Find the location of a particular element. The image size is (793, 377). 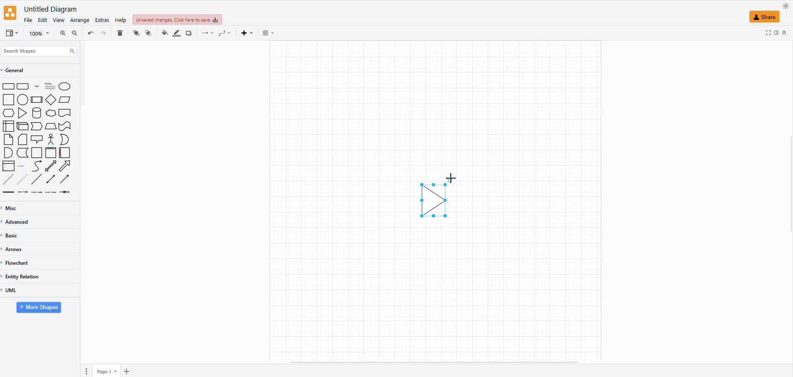

file is located at coordinates (27, 19).